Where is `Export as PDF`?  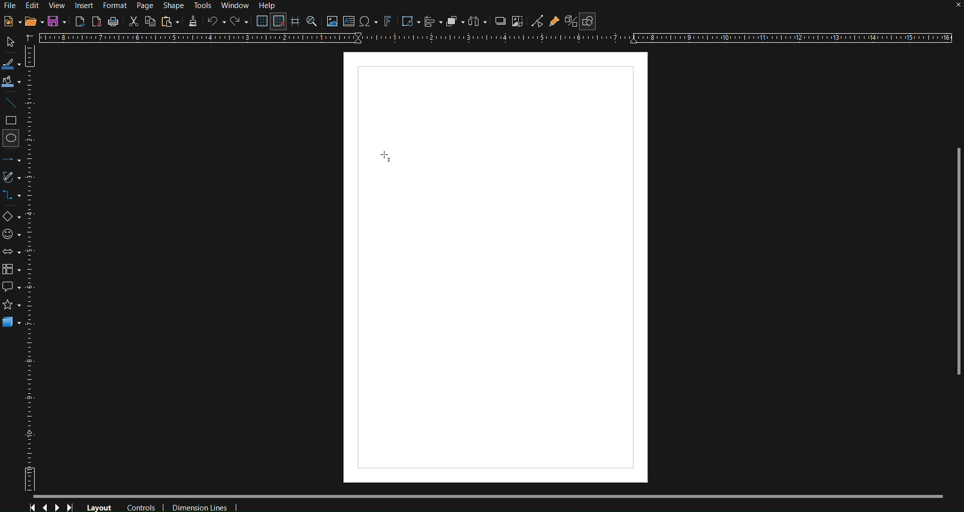
Export as PDF is located at coordinates (97, 21).